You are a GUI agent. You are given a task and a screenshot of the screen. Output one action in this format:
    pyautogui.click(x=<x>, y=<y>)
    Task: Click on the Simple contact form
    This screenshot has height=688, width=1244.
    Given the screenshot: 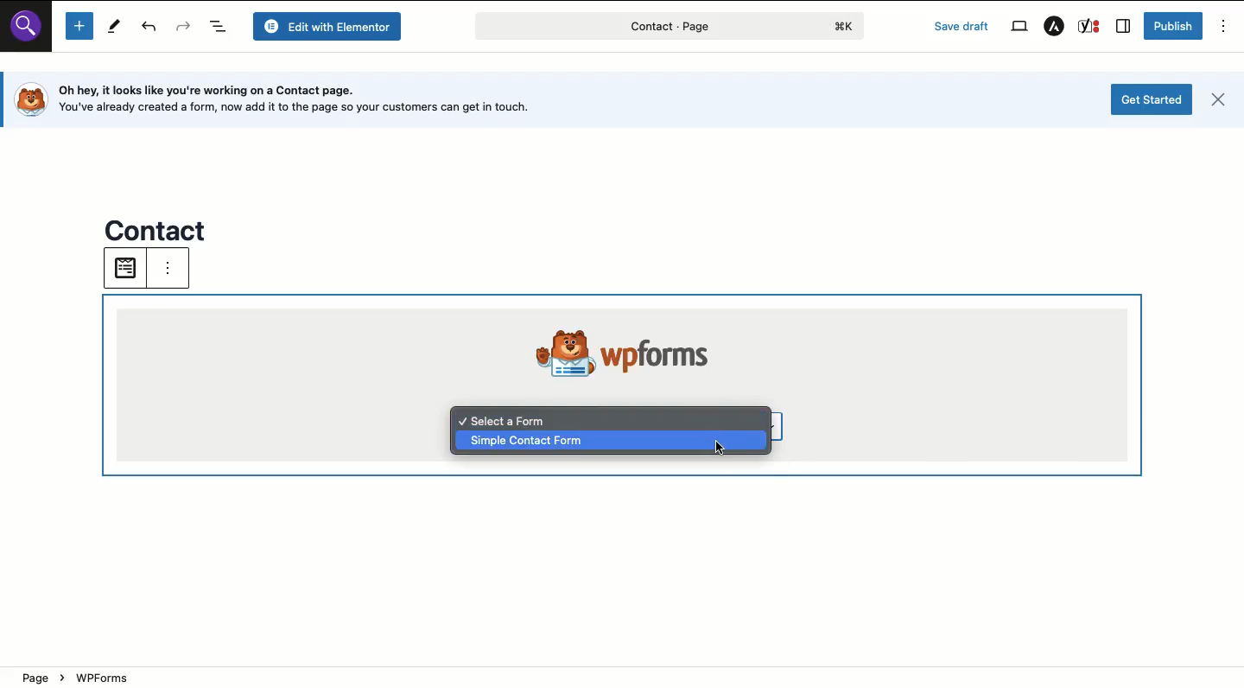 What is the action you would take?
    pyautogui.click(x=611, y=442)
    